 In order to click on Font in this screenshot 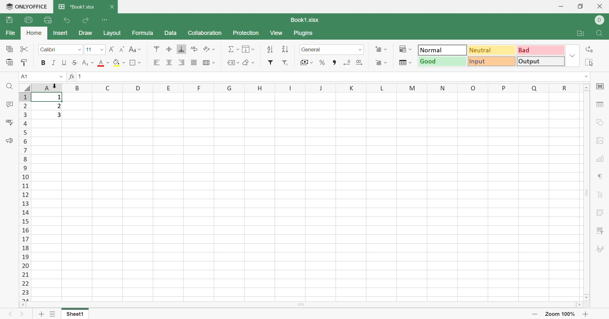, I will do `click(96, 49)`.